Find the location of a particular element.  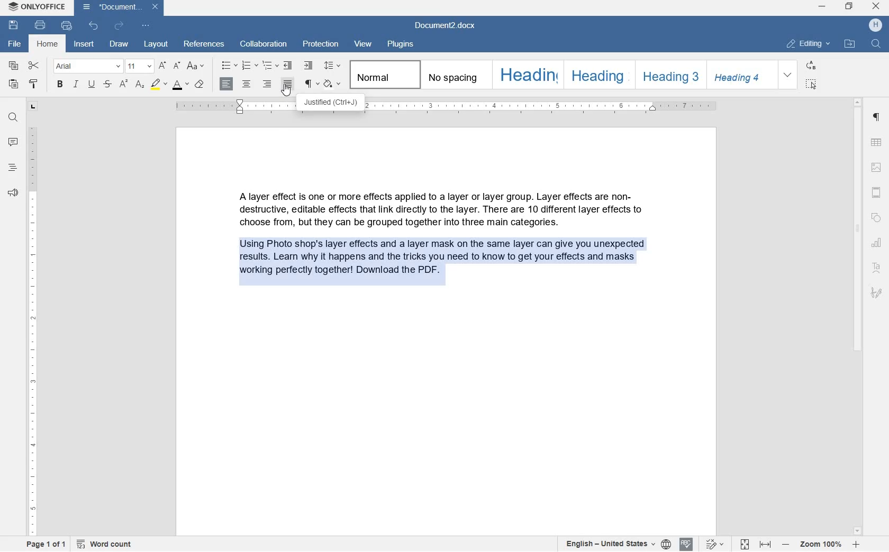

EXPAND FORMATTING STYLE is located at coordinates (788, 75).